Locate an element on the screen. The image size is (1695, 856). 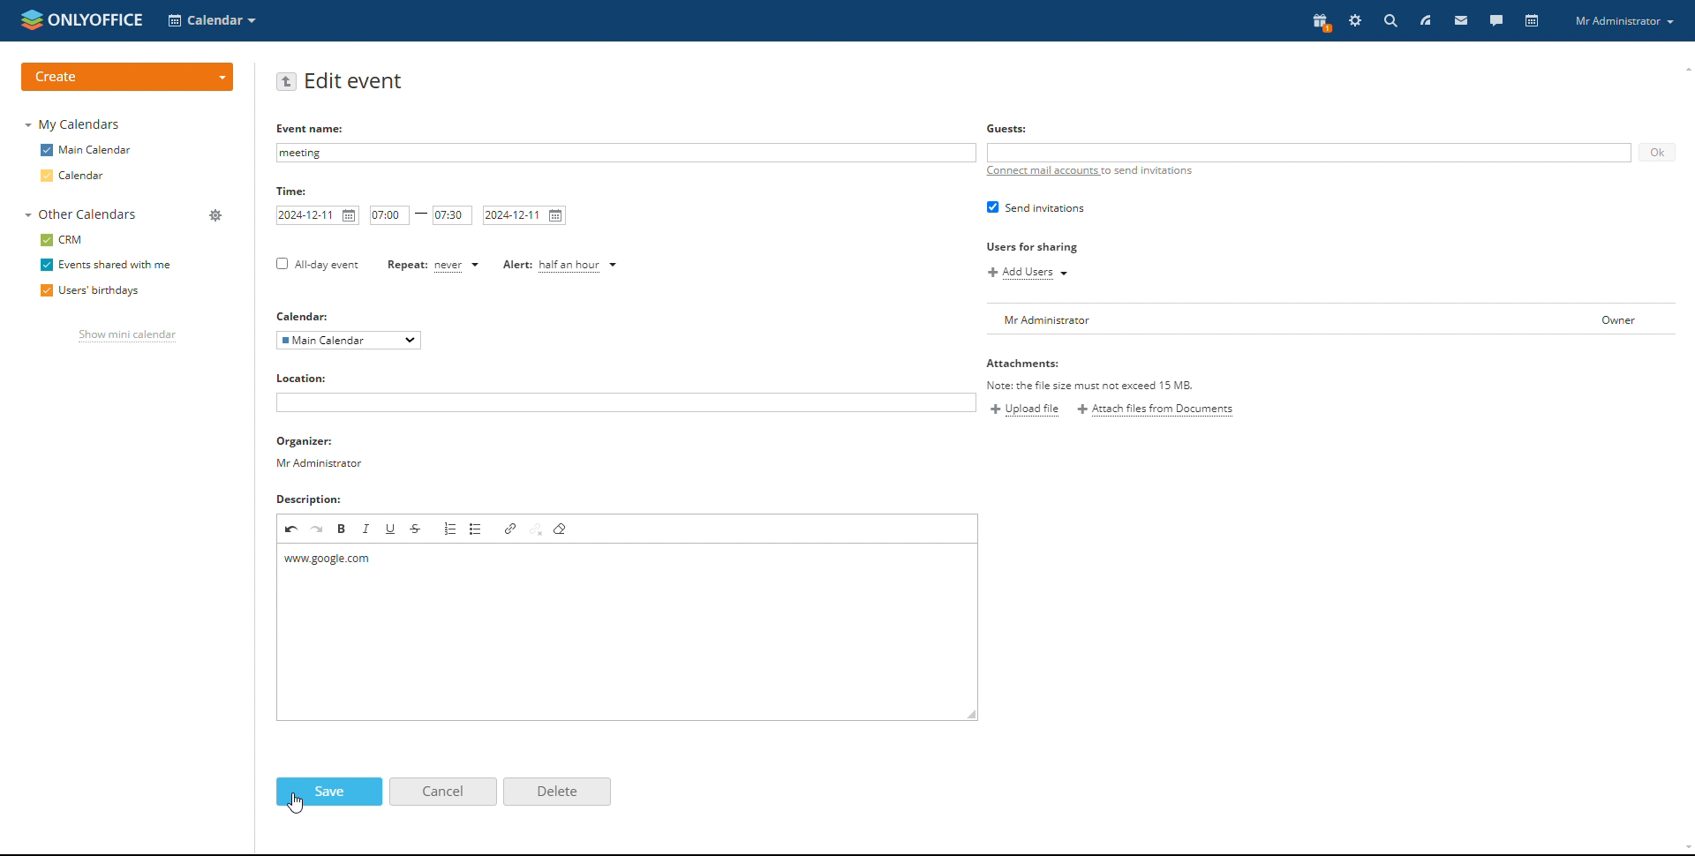
calendar is located at coordinates (1533, 21).